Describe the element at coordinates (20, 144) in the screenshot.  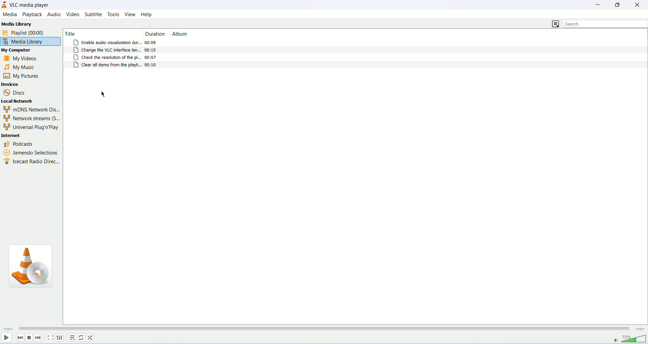
I see `podcasts` at that location.